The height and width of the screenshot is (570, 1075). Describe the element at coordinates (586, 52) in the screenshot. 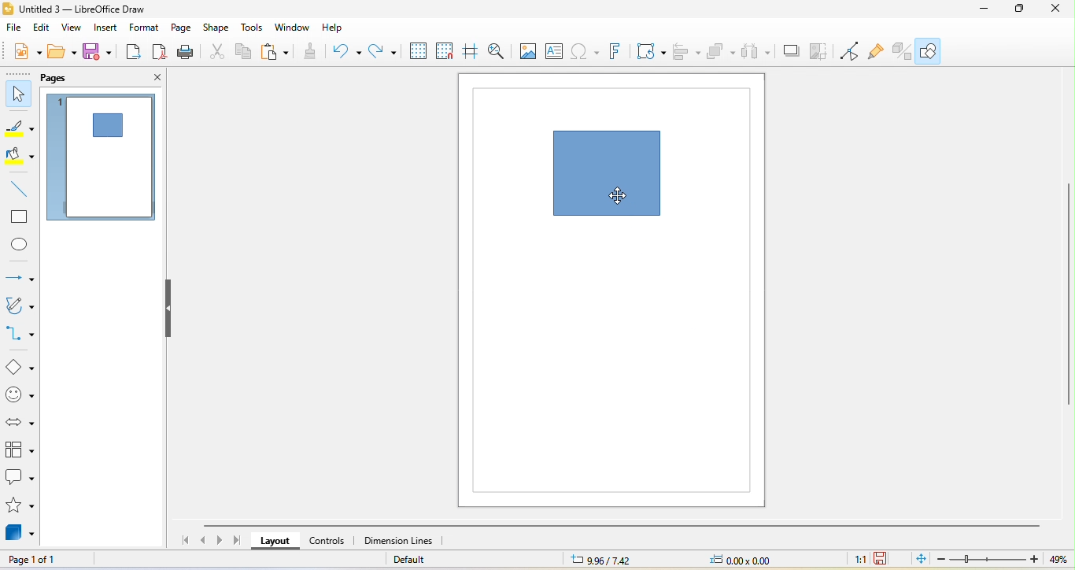

I see `special character` at that location.